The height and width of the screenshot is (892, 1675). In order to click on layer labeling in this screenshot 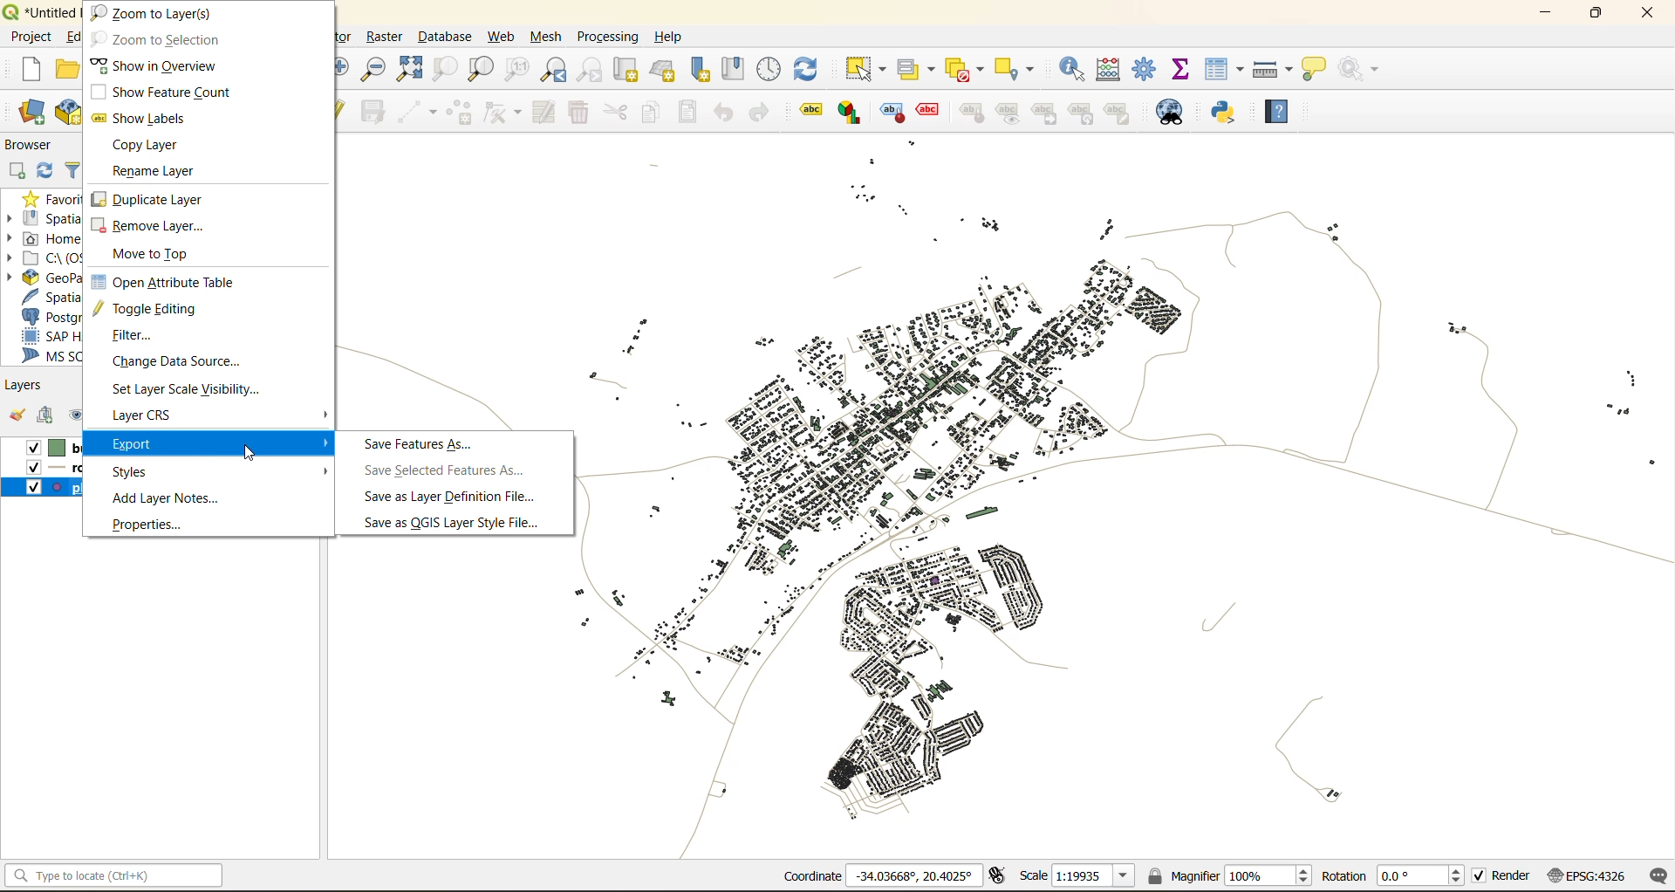, I will do `click(809, 111)`.